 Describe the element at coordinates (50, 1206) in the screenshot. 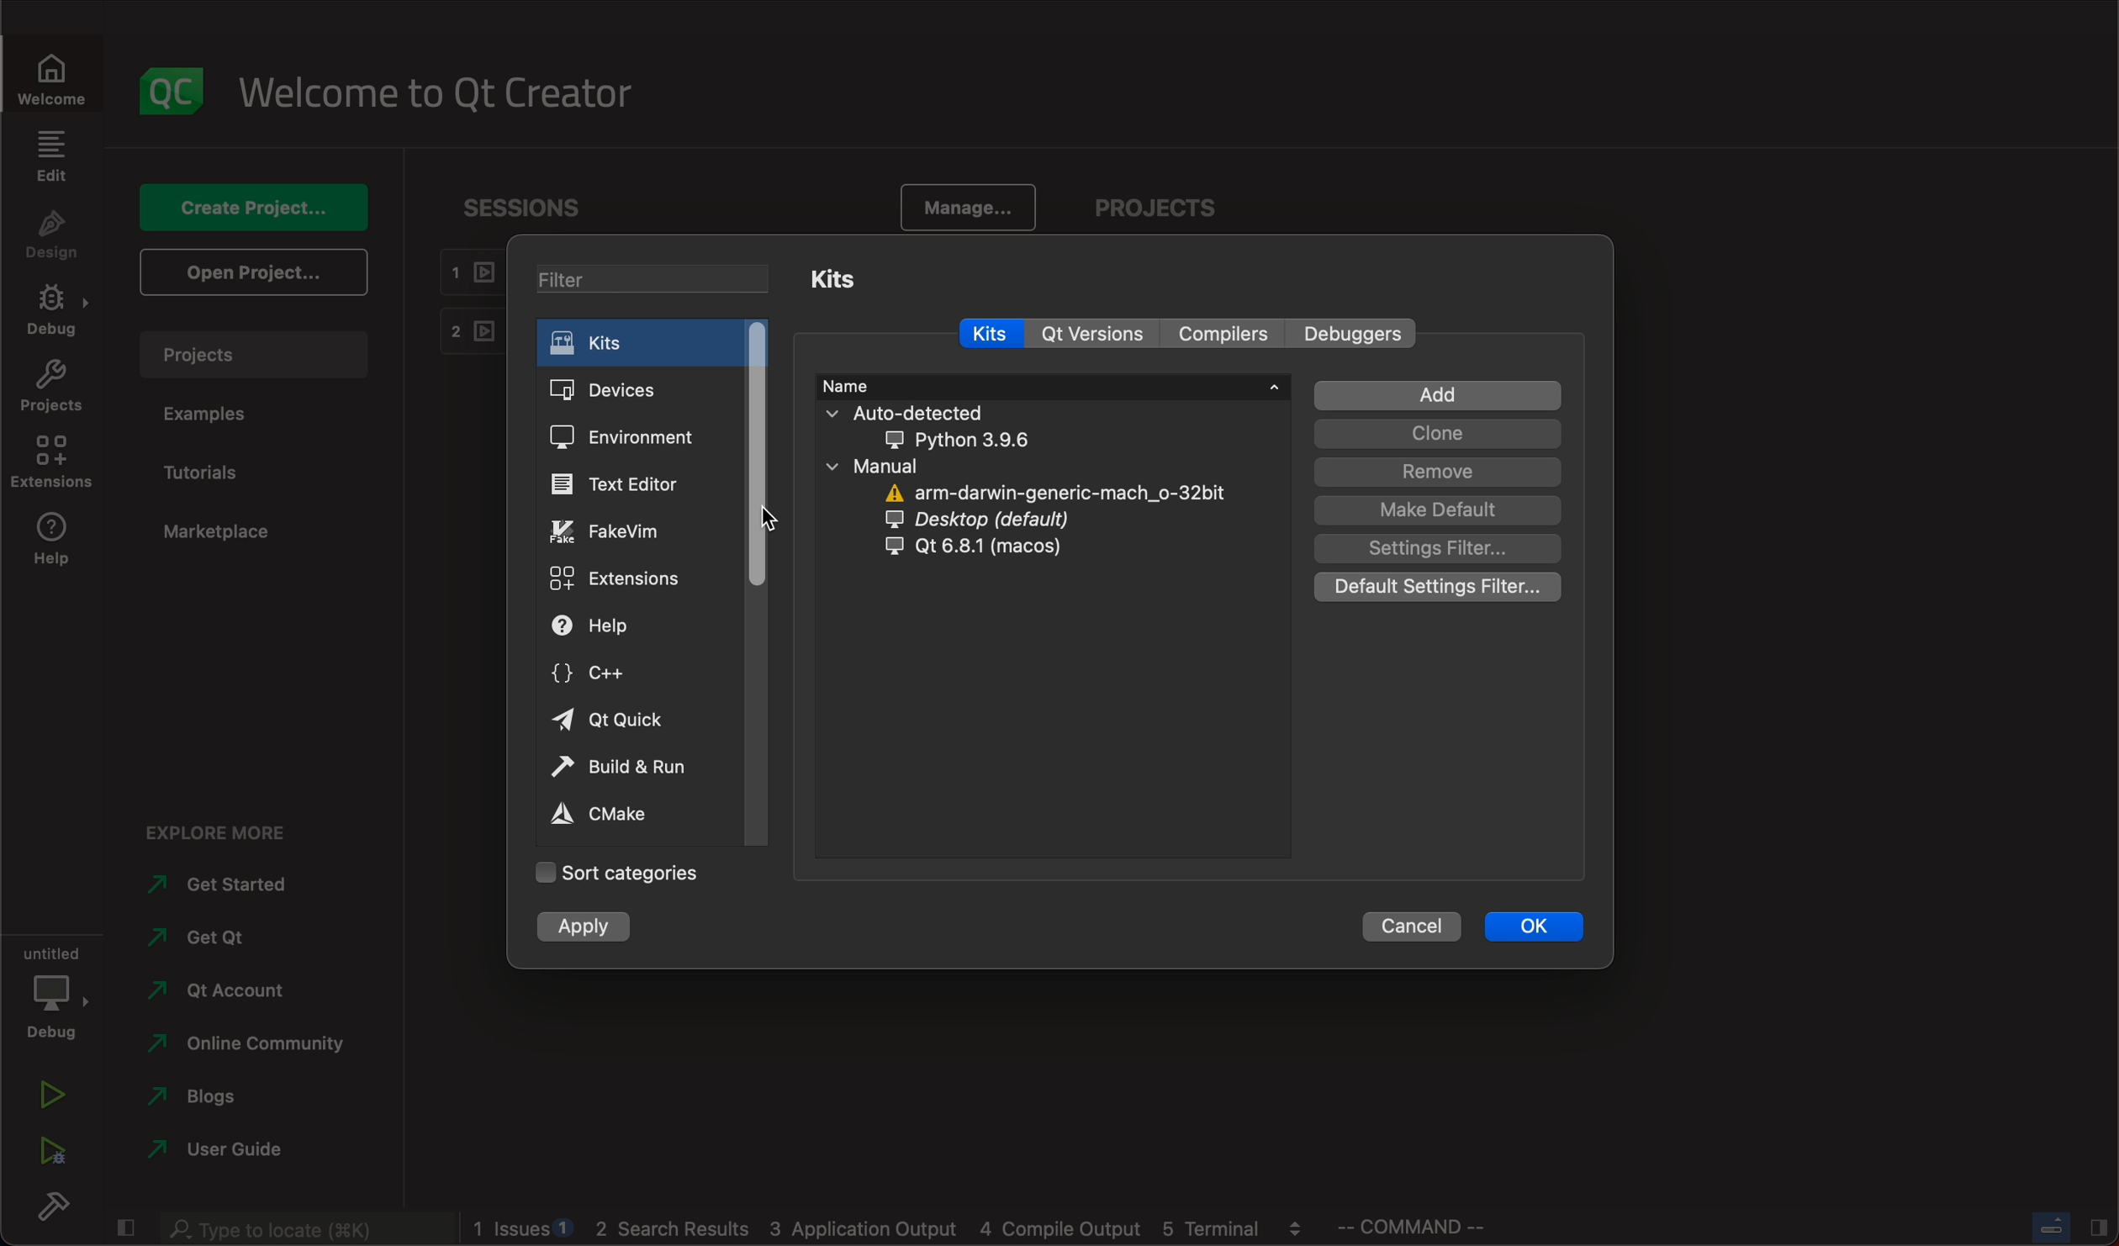

I see `build` at that location.